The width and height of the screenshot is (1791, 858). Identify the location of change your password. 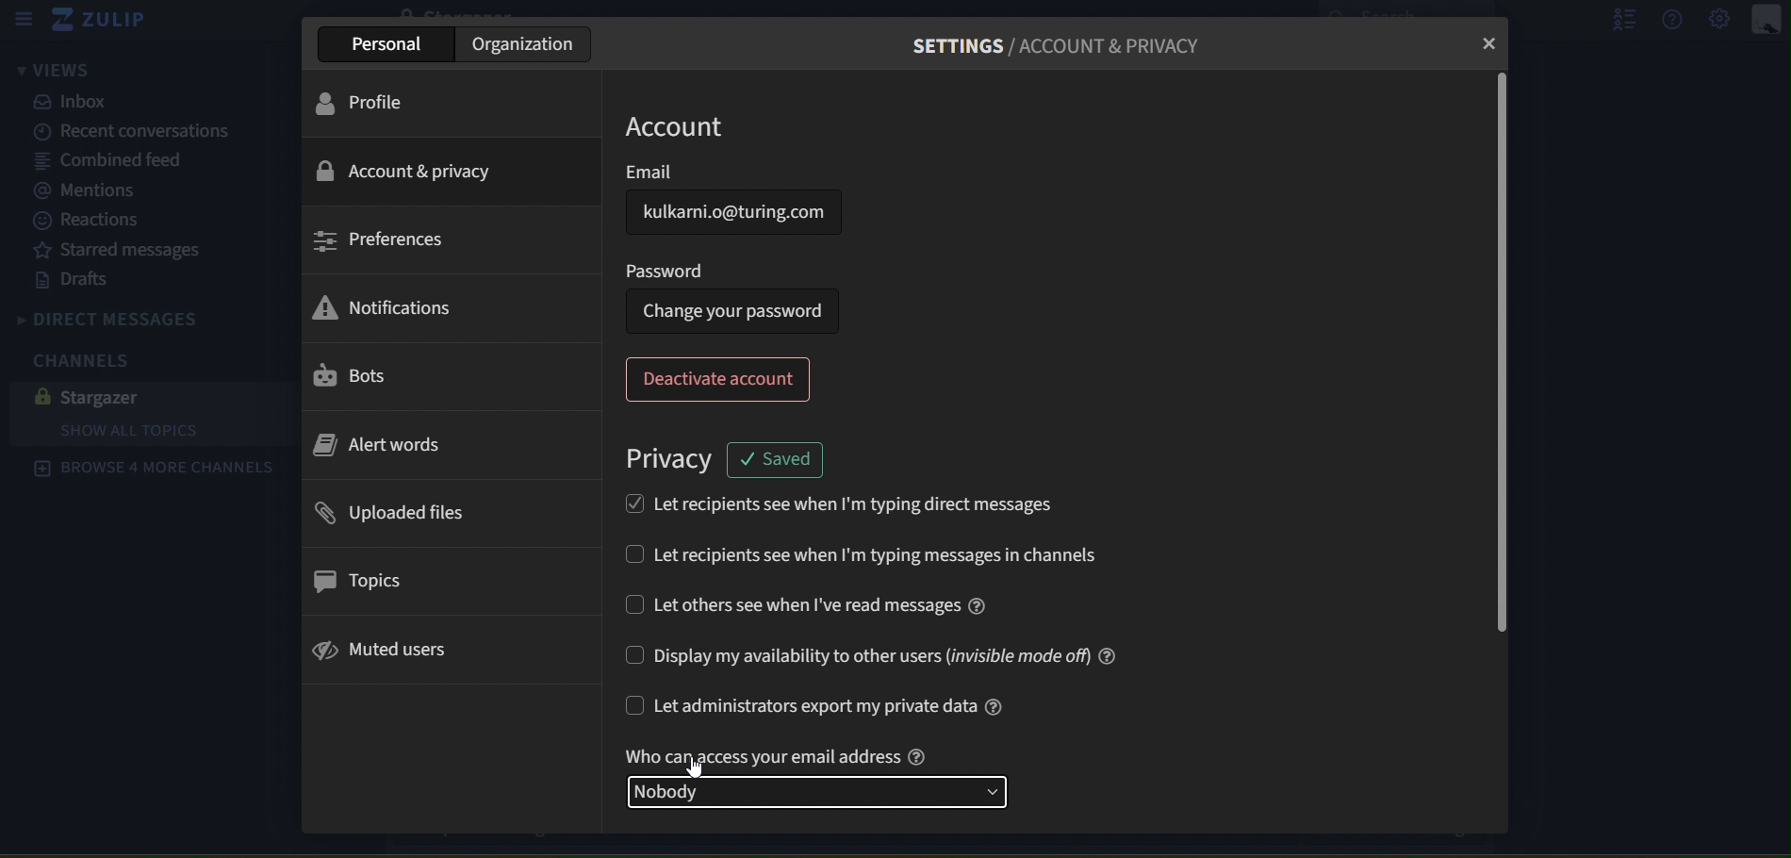
(732, 312).